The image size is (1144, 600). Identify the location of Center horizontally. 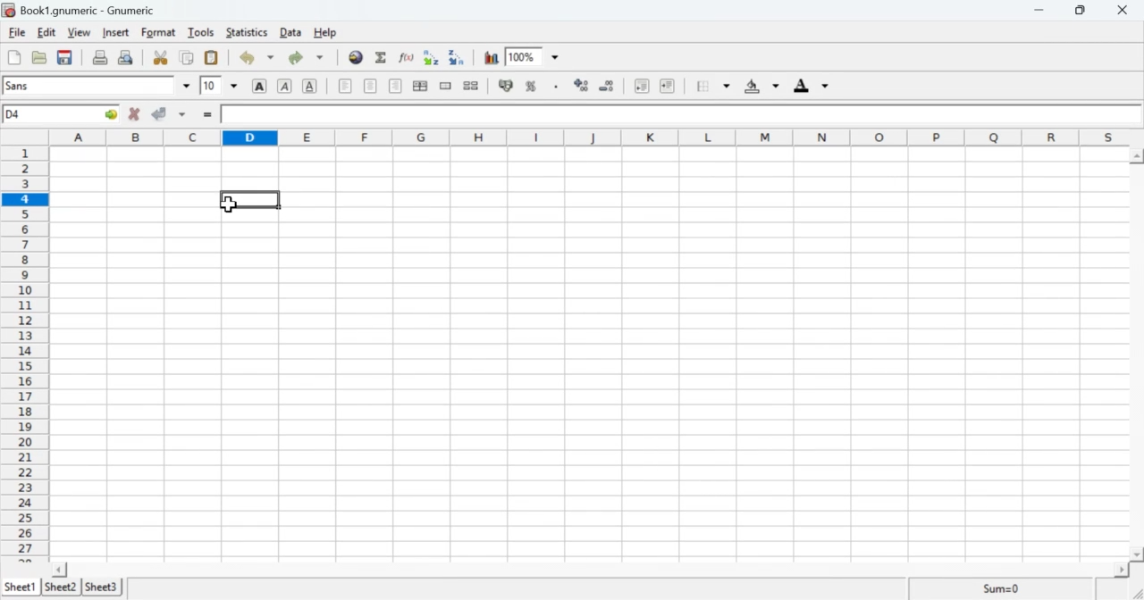
(395, 86).